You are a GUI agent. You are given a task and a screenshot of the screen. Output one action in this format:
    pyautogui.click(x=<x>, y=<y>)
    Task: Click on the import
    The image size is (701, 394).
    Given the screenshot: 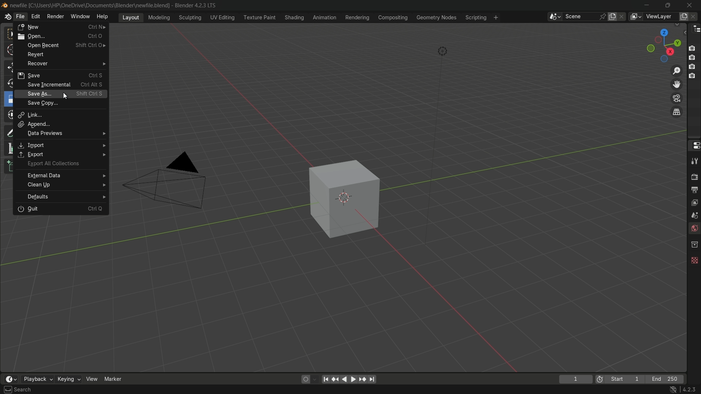 What is the action you would take?
    pyautogui.click(x=61, y=144)
    